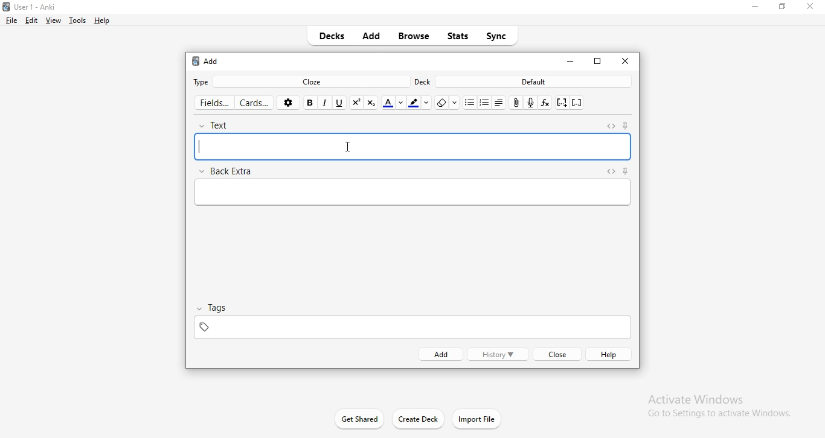 The height and width of the screenshot is (438, 825). Describe the element at coordinates (373, 37) in the screenshot. I see `add` at that location.